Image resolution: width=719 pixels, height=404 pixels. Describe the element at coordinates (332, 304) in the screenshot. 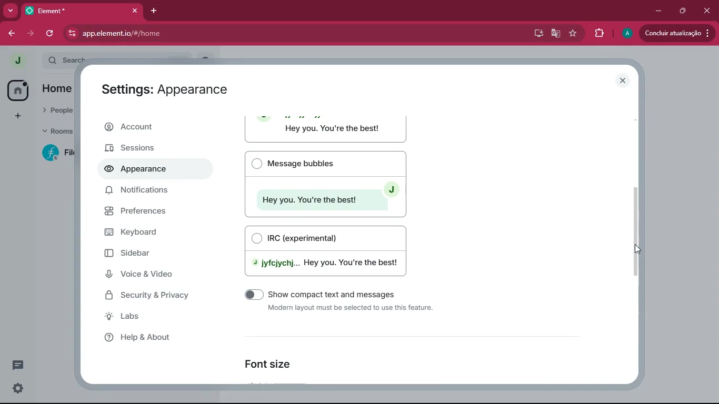

I see `show compact` at that location.